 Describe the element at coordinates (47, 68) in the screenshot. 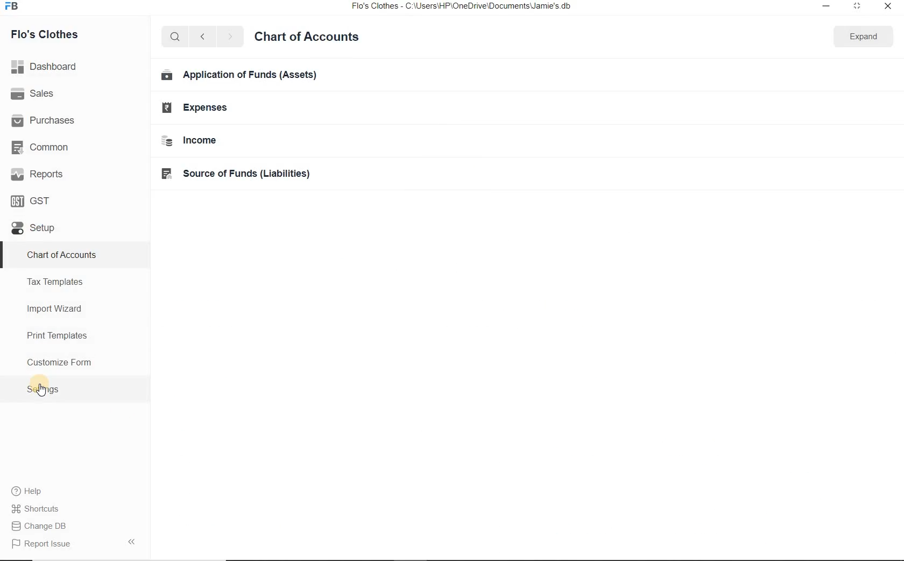

I see `Dashboard` at that location.